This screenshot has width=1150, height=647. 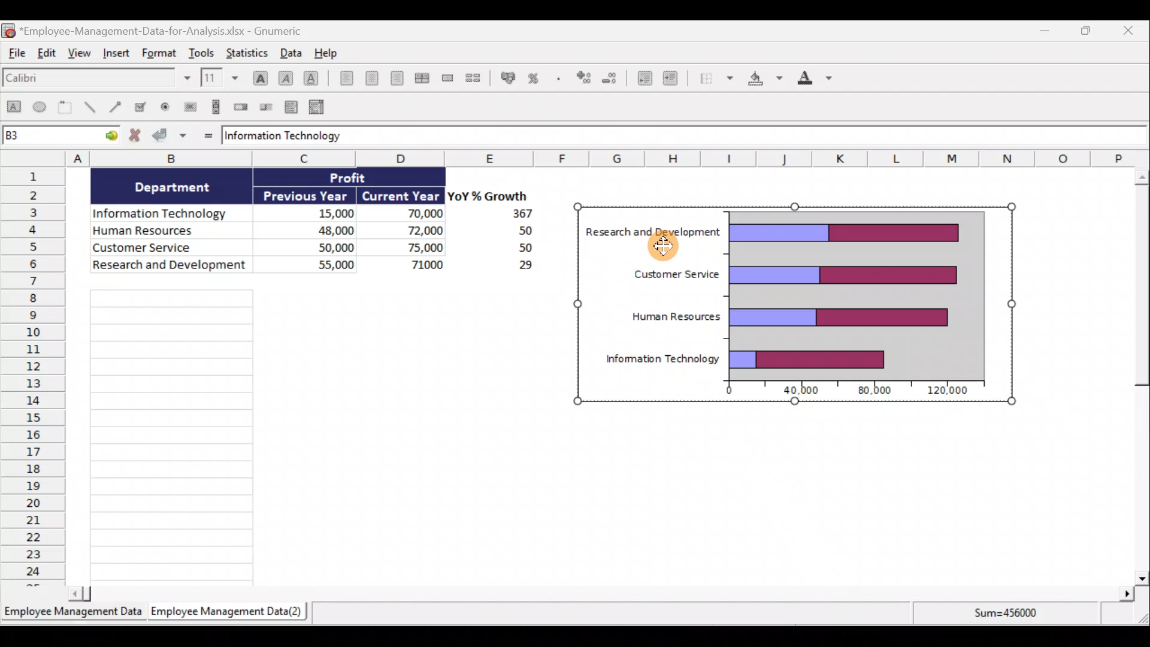 What do you see at coordinates (369, 78) in the screenshot?
I see `Centre horizontally` at bounding box center [369, 78].